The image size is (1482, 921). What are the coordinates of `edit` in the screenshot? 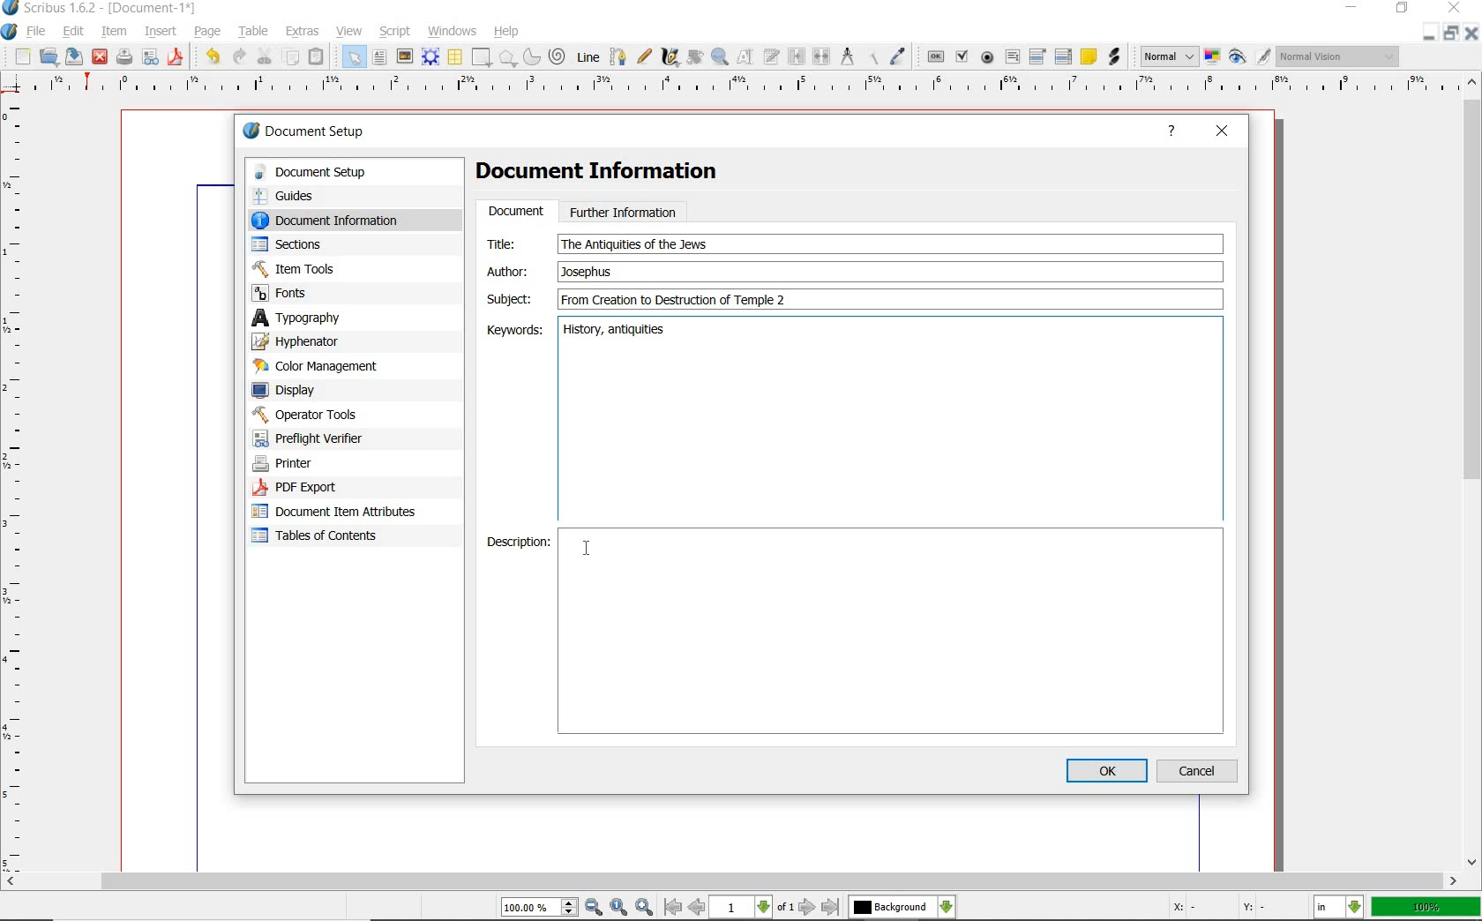 It's located at (74, 31).